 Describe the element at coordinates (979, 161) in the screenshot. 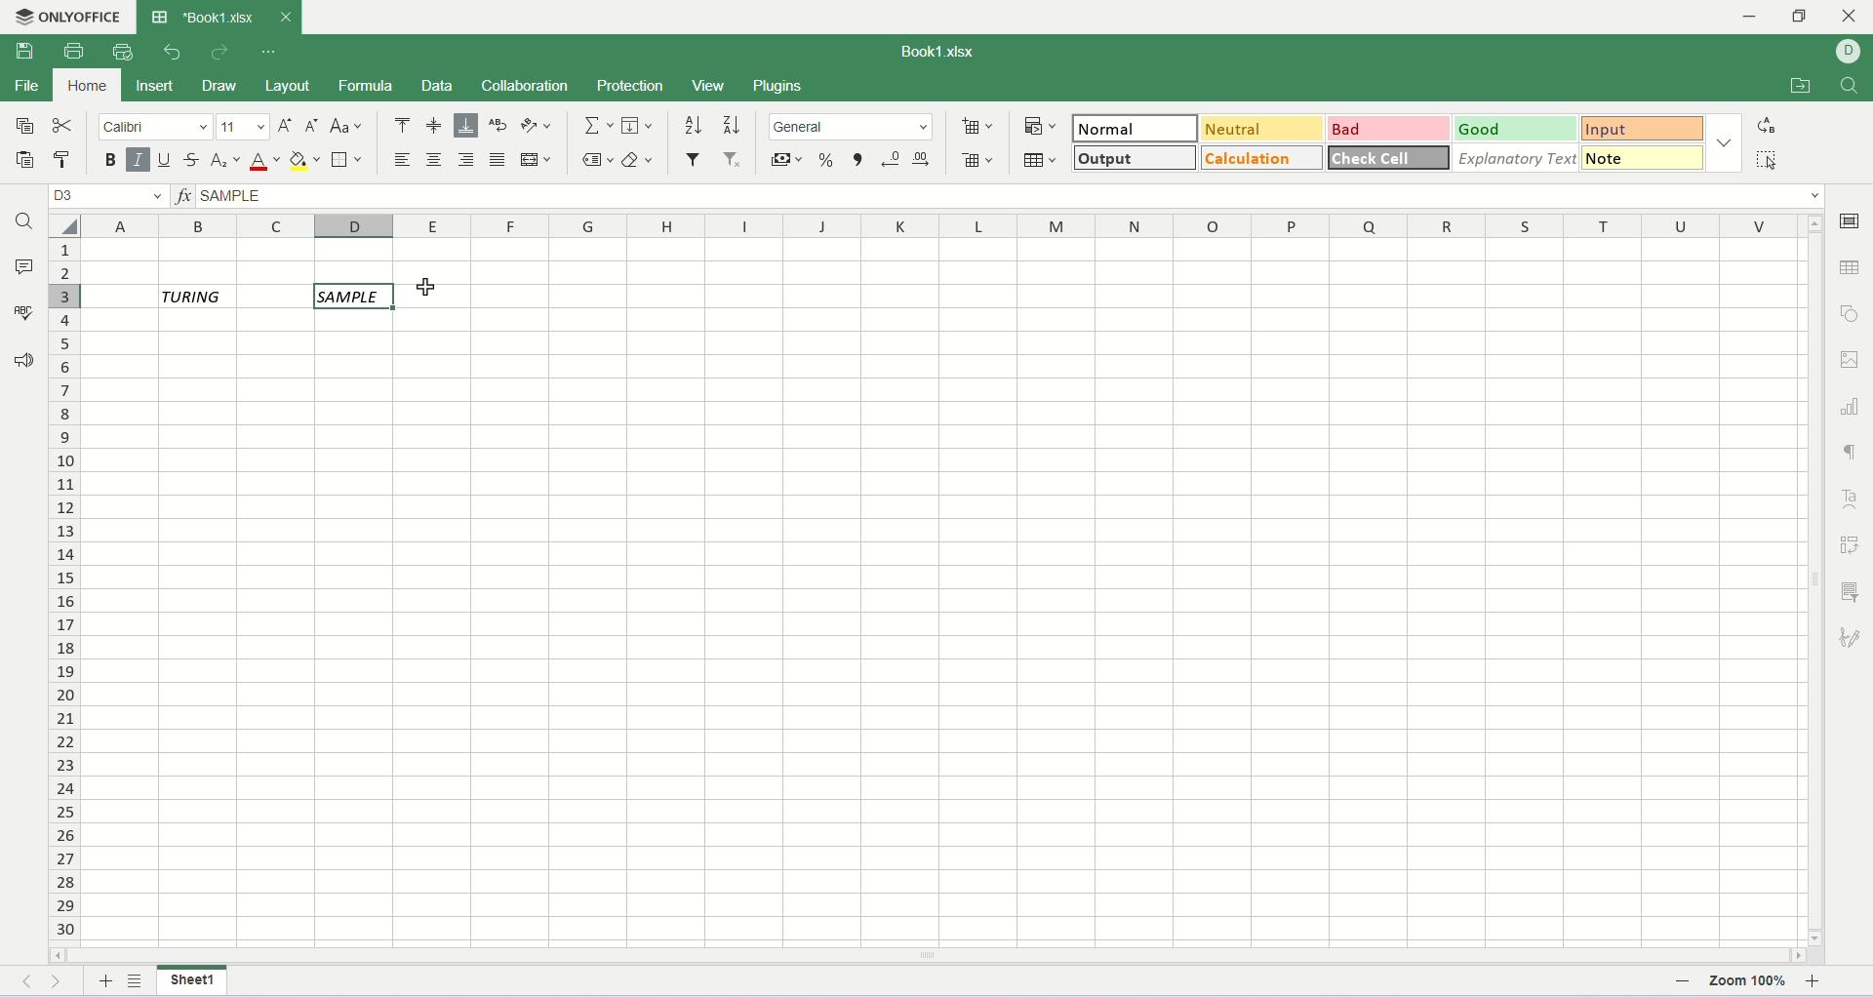

I see `remove cell` at that location.